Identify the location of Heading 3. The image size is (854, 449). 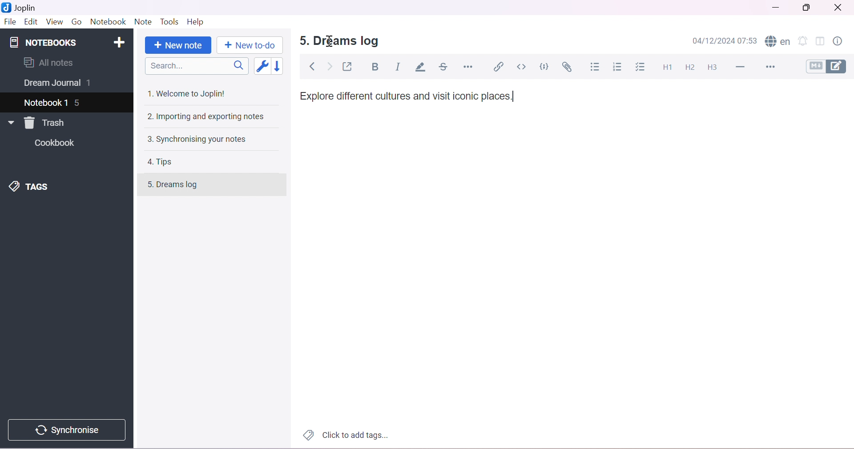
(713, 67).